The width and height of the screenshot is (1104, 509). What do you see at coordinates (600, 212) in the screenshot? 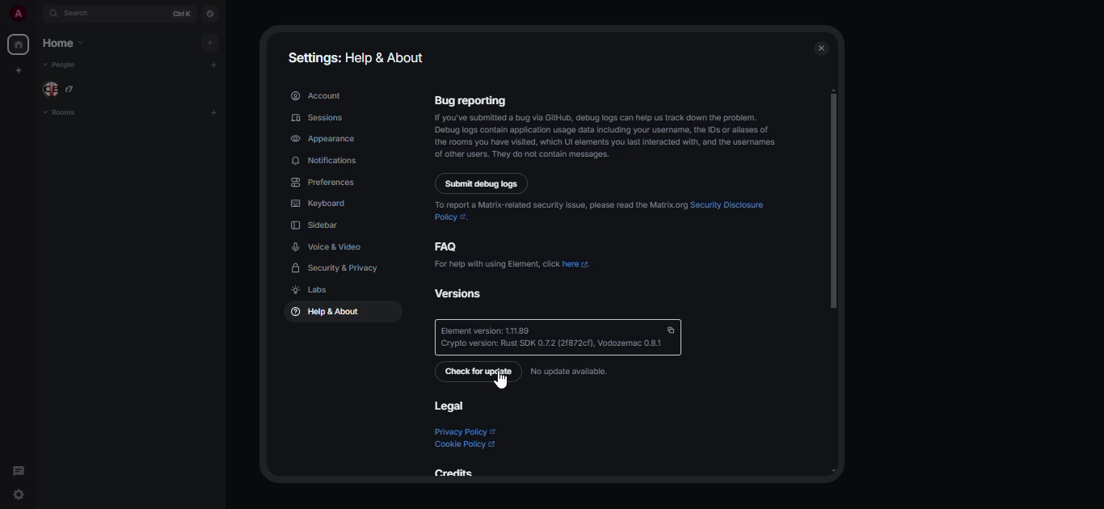
I see `To report a Matrix-related security issue, please read the Matrix.org Security Disclosure
Policy ©.` at bounding box center [600, 212].